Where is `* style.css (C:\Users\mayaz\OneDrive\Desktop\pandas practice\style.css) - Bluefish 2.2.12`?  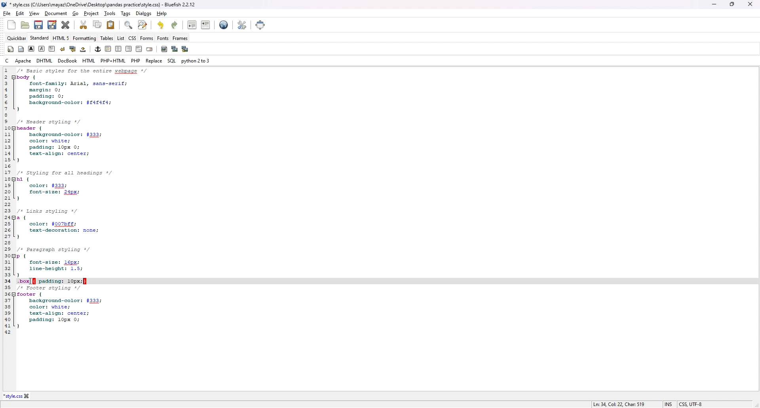 * style.css (C:\Users\mayaz\OneDrive\Desktop\pandas practice\style.css) - Bluefish 2.2.12 is located at coordinates (101, 5).